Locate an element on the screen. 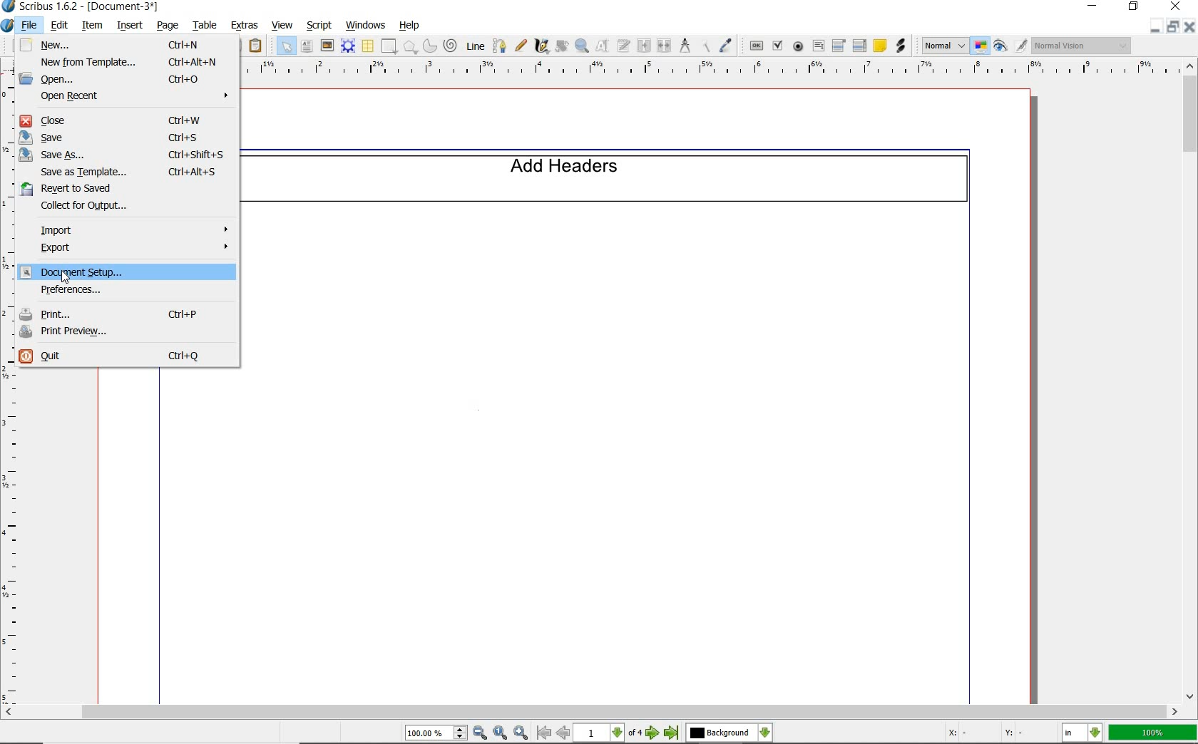 The width and height of the screenshot is (1198, 744). arc is located at coordinates (429, 47).